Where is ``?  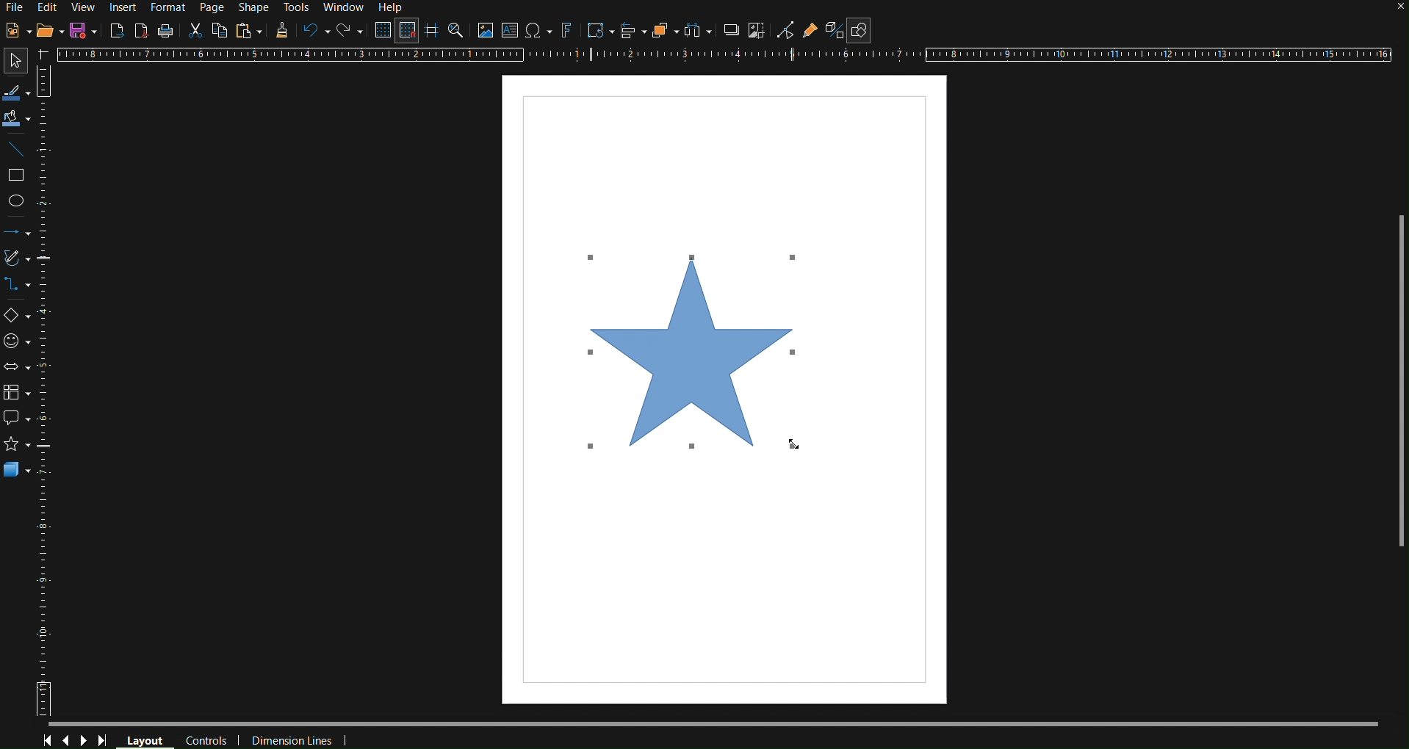  is located at coordinates (16, 62).